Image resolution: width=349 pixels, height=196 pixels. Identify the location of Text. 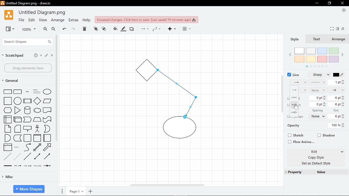
(318, 40).